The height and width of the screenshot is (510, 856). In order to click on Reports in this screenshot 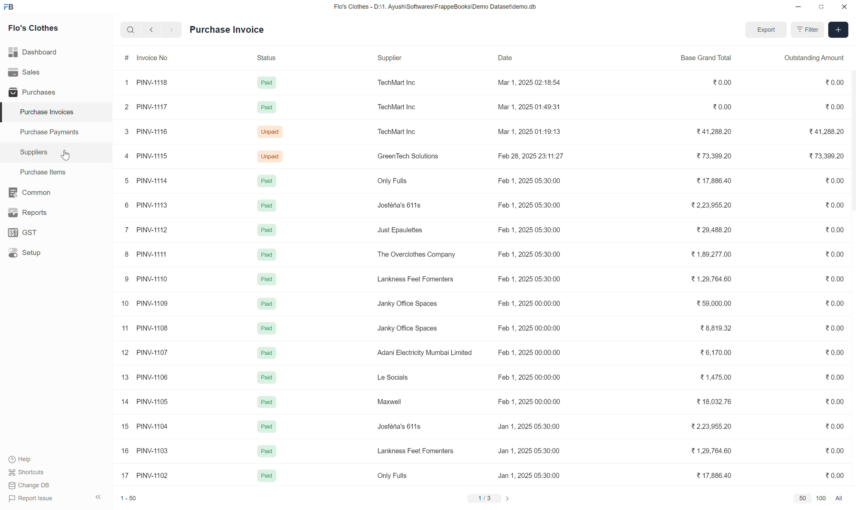, I will do `click(25, 209)`.